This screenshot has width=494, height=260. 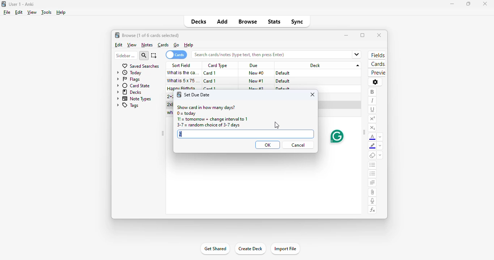 I want to click on 1! = tomorrow + change interval to 1, so click(x=212, y=119).